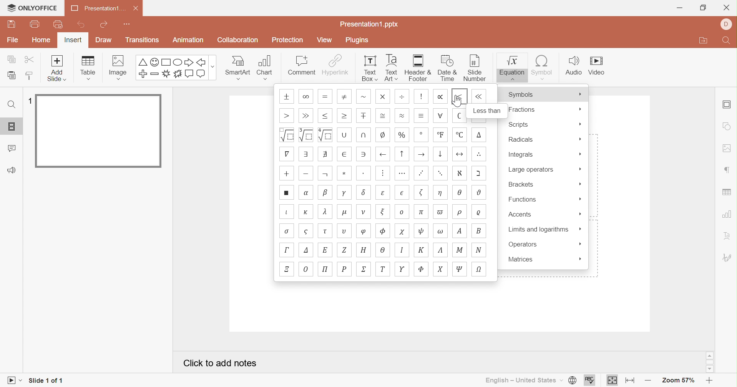 This screenshot has height=387, width=737. Describe the element at coordinates (302, 66) in the screenshot. I see `Comment` at that location.